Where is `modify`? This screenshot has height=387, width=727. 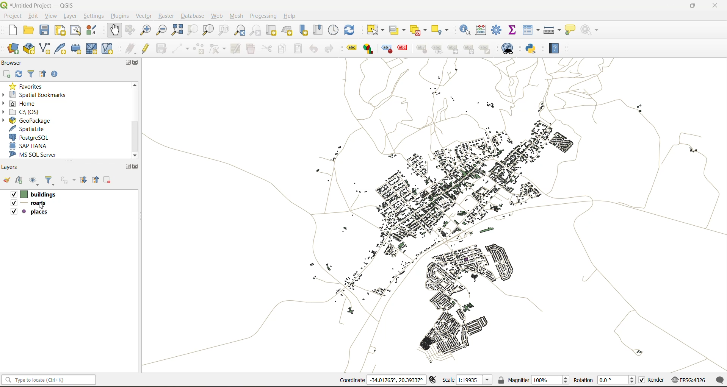 modify is located at coordinates (235, 49).